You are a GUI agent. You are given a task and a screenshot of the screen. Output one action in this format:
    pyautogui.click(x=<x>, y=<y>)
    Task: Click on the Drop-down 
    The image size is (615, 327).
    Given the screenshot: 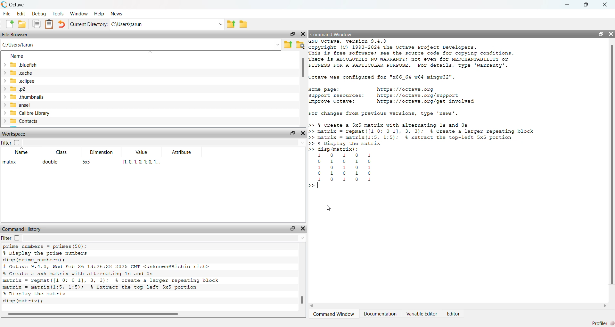 What is the action you would take?
    pyautogui.click(x=278, y=45)
    